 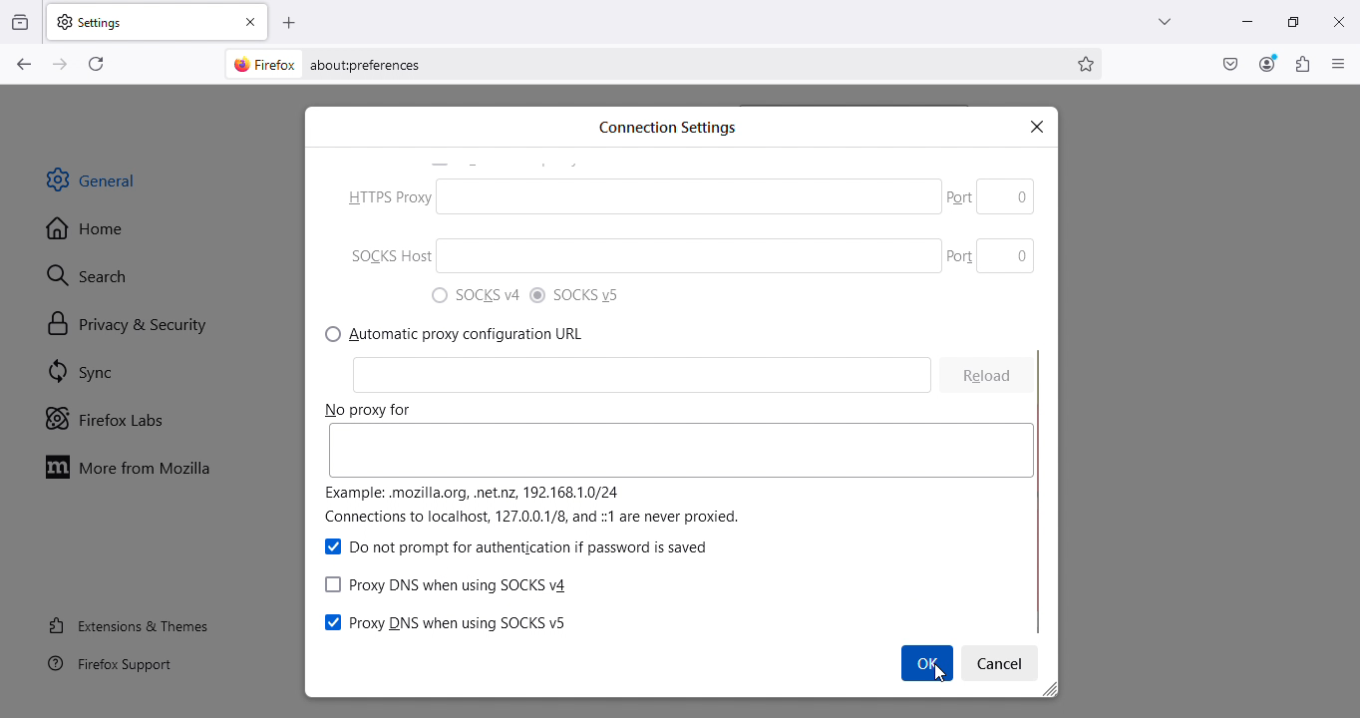 What do you see at coordinates (1159, 21) in the screenshot?
I see `List all tabs` at bounding box center [1159, 21].